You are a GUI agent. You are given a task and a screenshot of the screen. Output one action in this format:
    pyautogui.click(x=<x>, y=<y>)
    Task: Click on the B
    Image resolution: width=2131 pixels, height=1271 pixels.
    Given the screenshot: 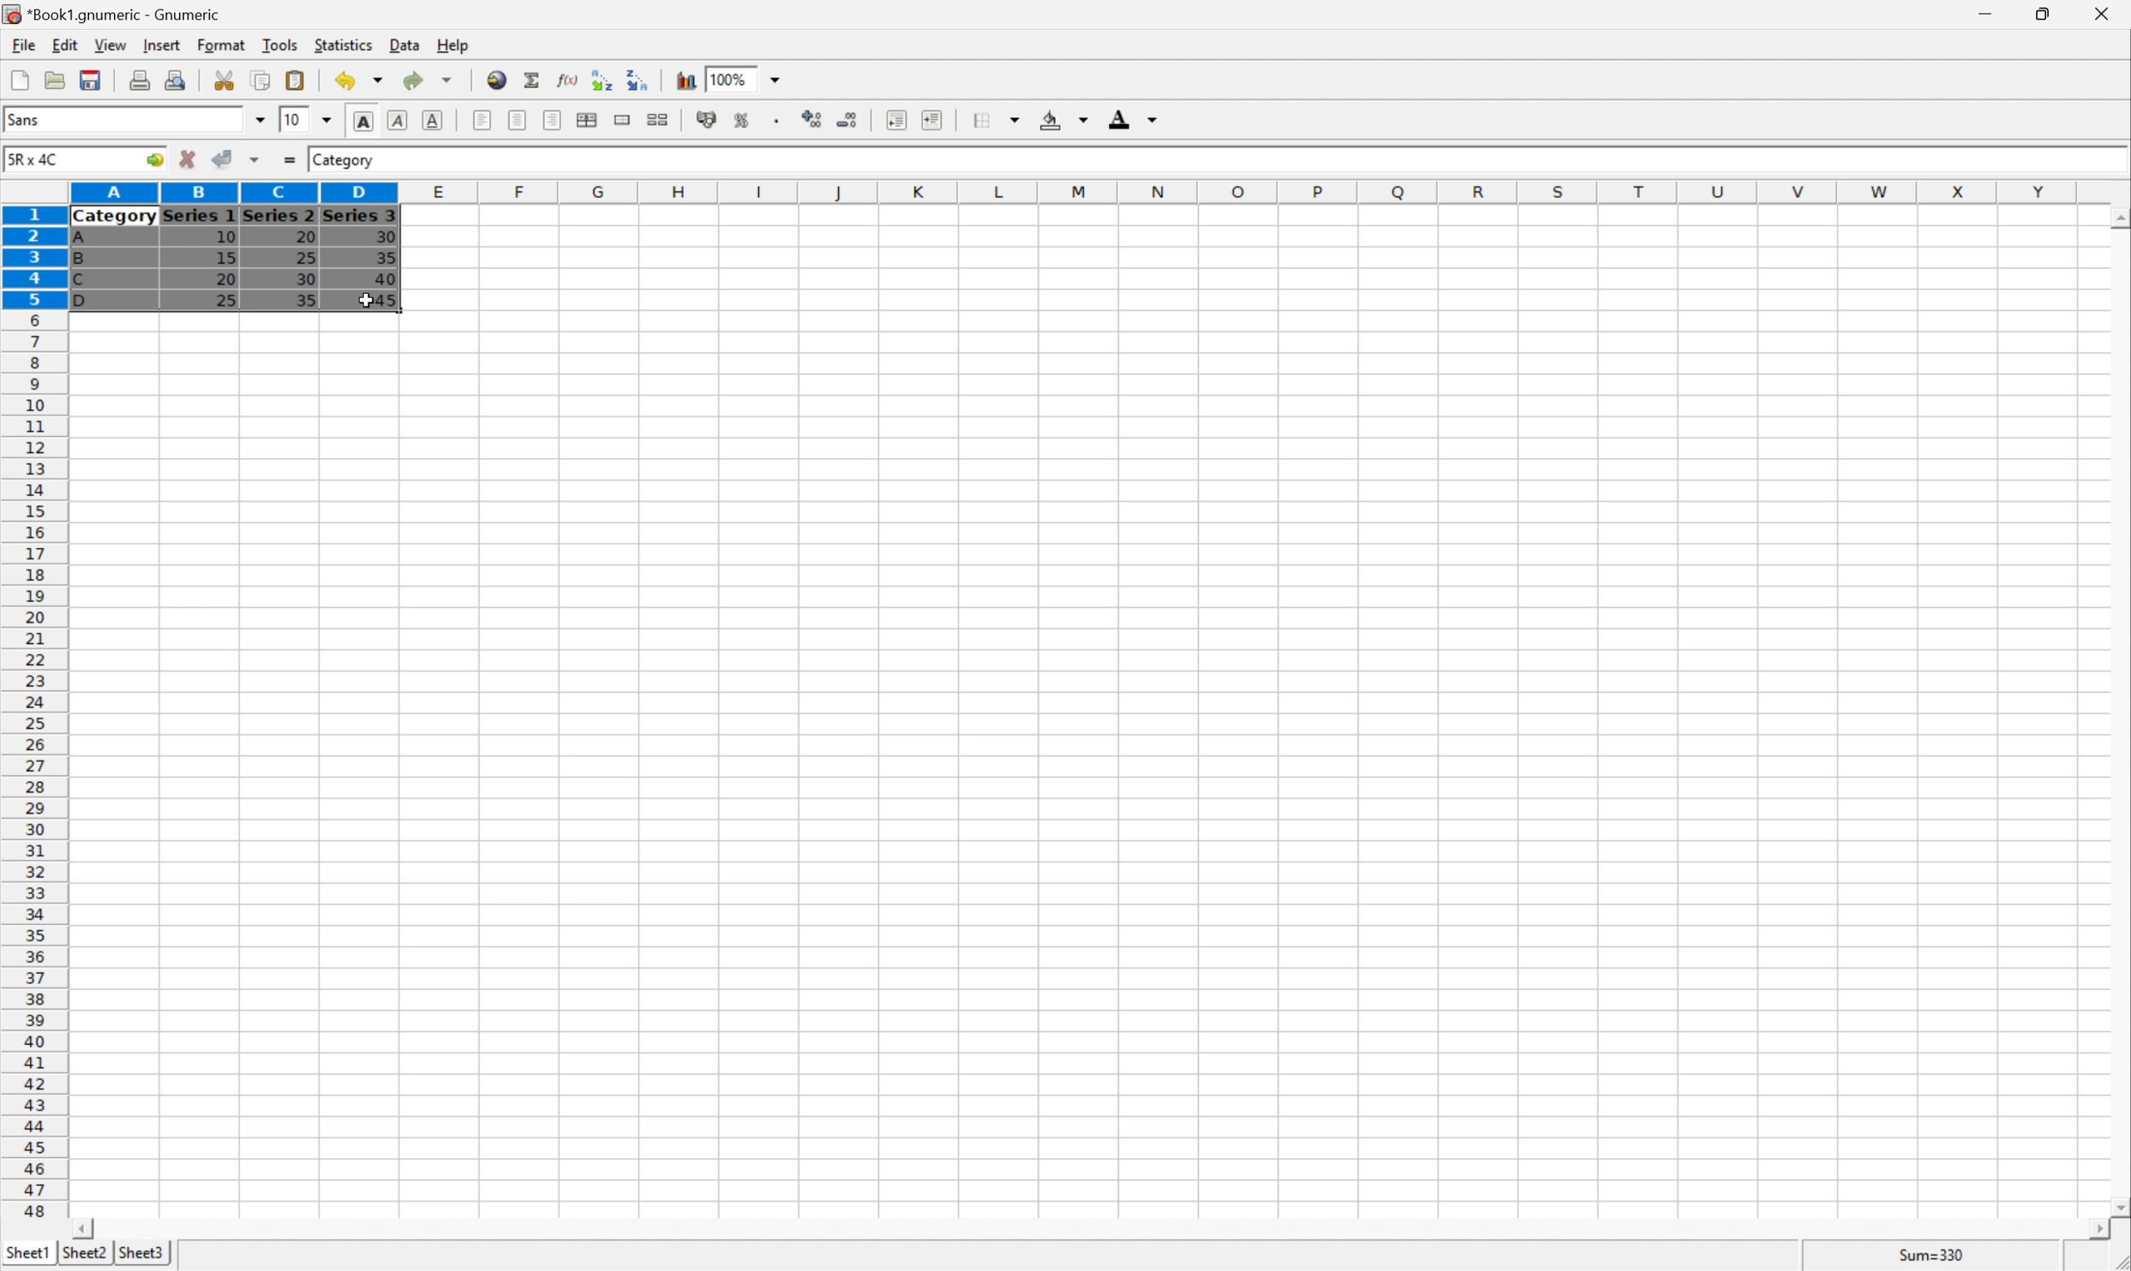 What is the action you would take?
    pyautogui.click(x=79, y=260)
    